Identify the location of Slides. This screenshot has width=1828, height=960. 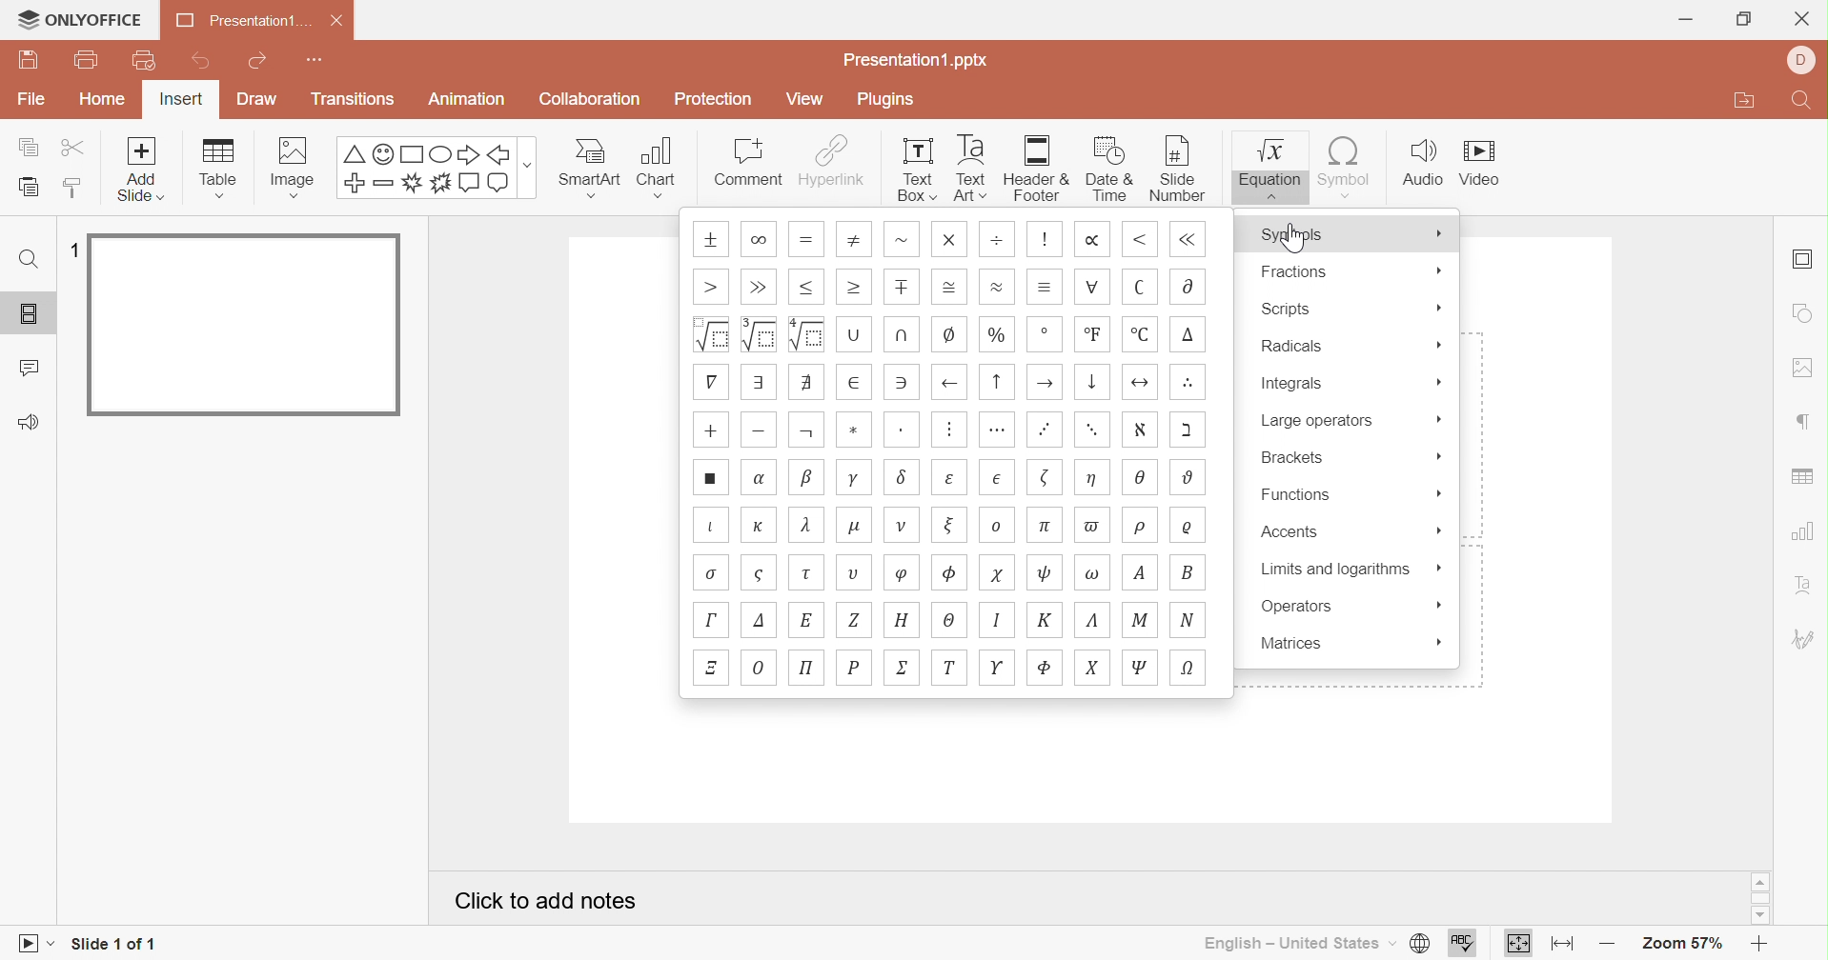
(30, 313).